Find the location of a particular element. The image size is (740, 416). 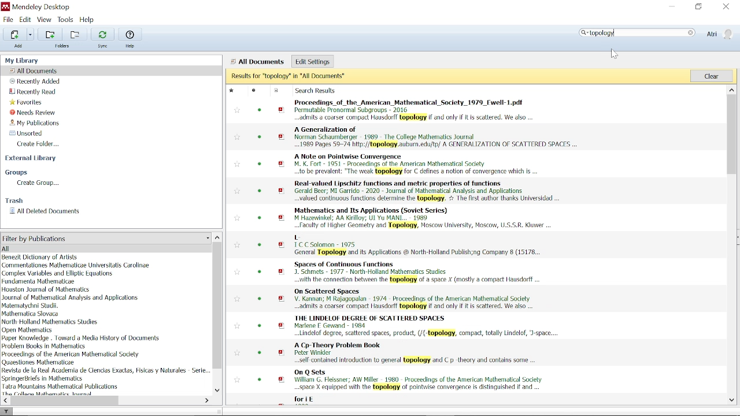

add is located at coordinates (19, 46).